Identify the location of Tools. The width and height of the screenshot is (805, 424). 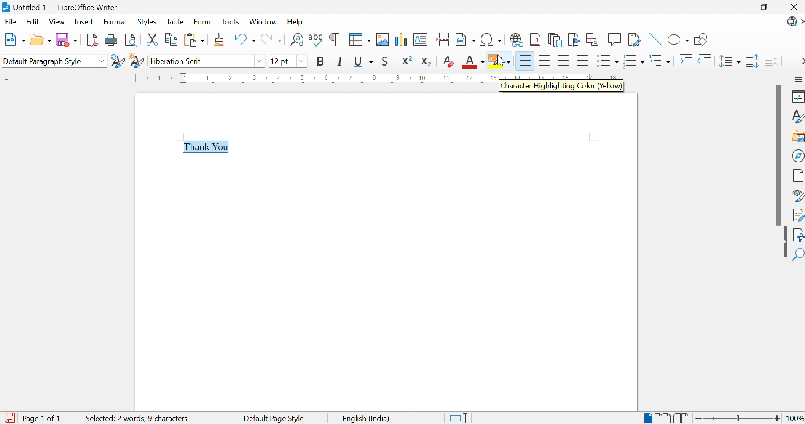
(231, 22).